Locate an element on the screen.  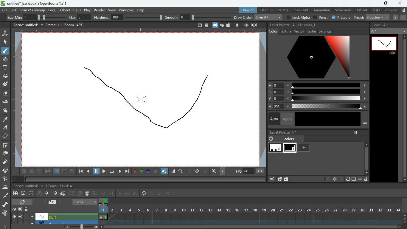
file is located at coordinates (4, 10).